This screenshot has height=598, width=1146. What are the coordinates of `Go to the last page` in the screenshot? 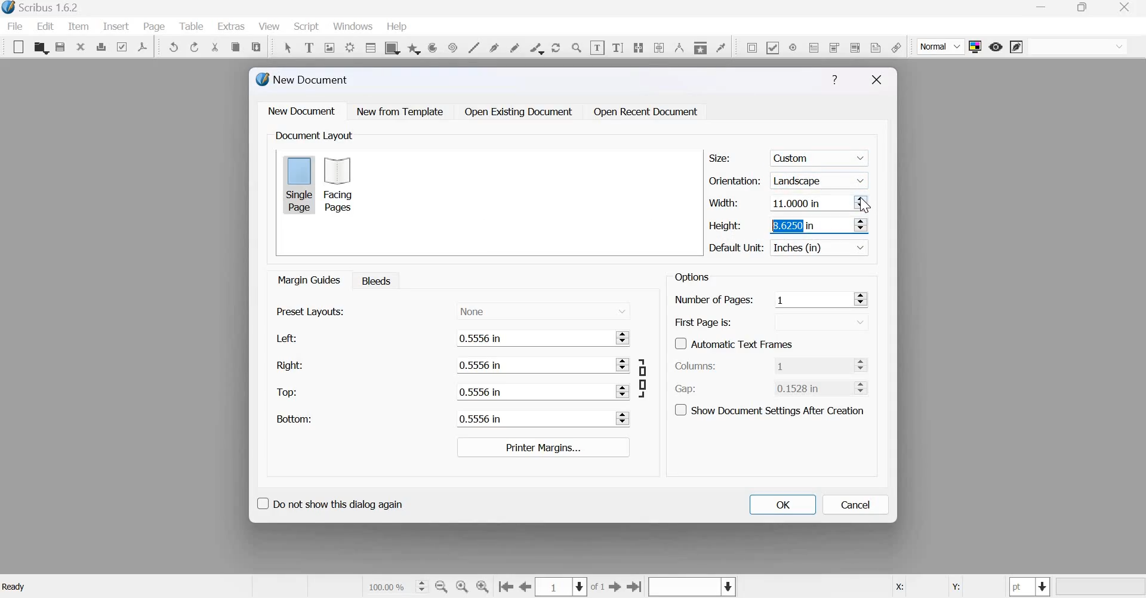 It's located at (635, 586).